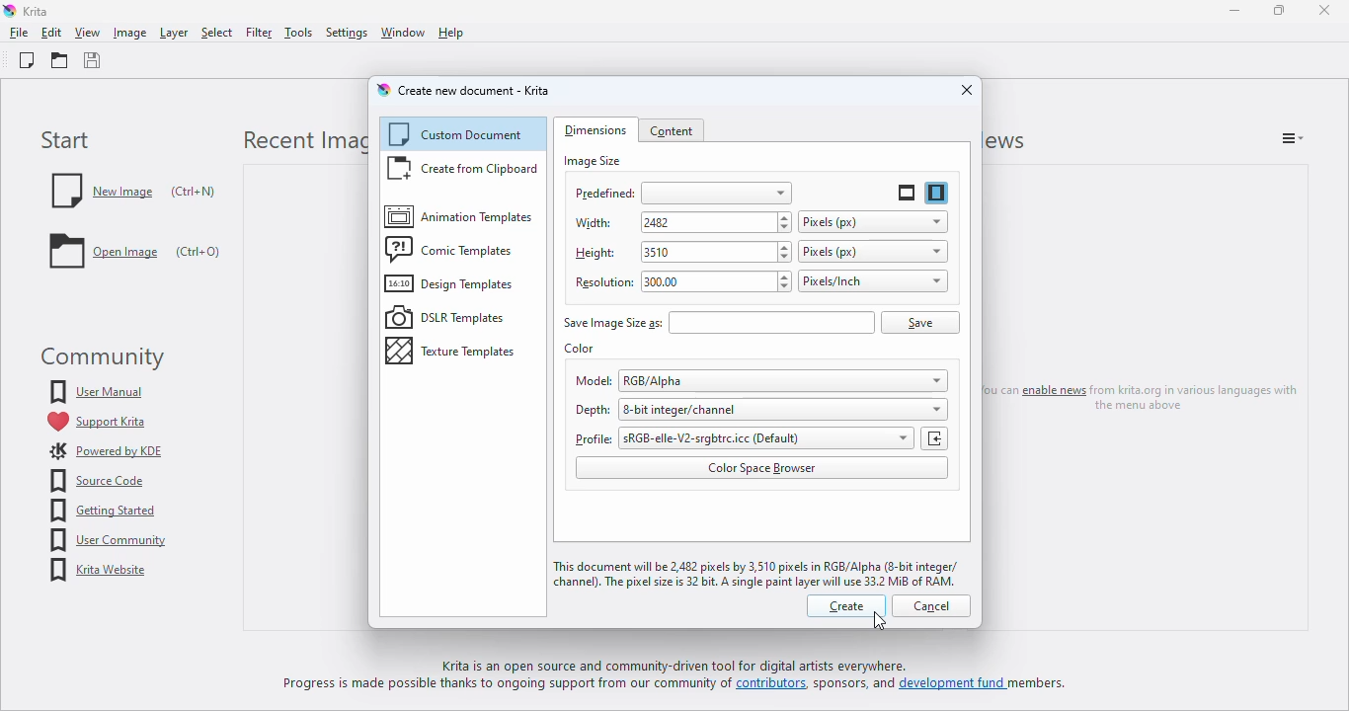 This screenshot has height=711, width=1349. What do you see at coordinates (1044, 687) in the screenshot?
I see `members.` at bounding box center [1044, 687].